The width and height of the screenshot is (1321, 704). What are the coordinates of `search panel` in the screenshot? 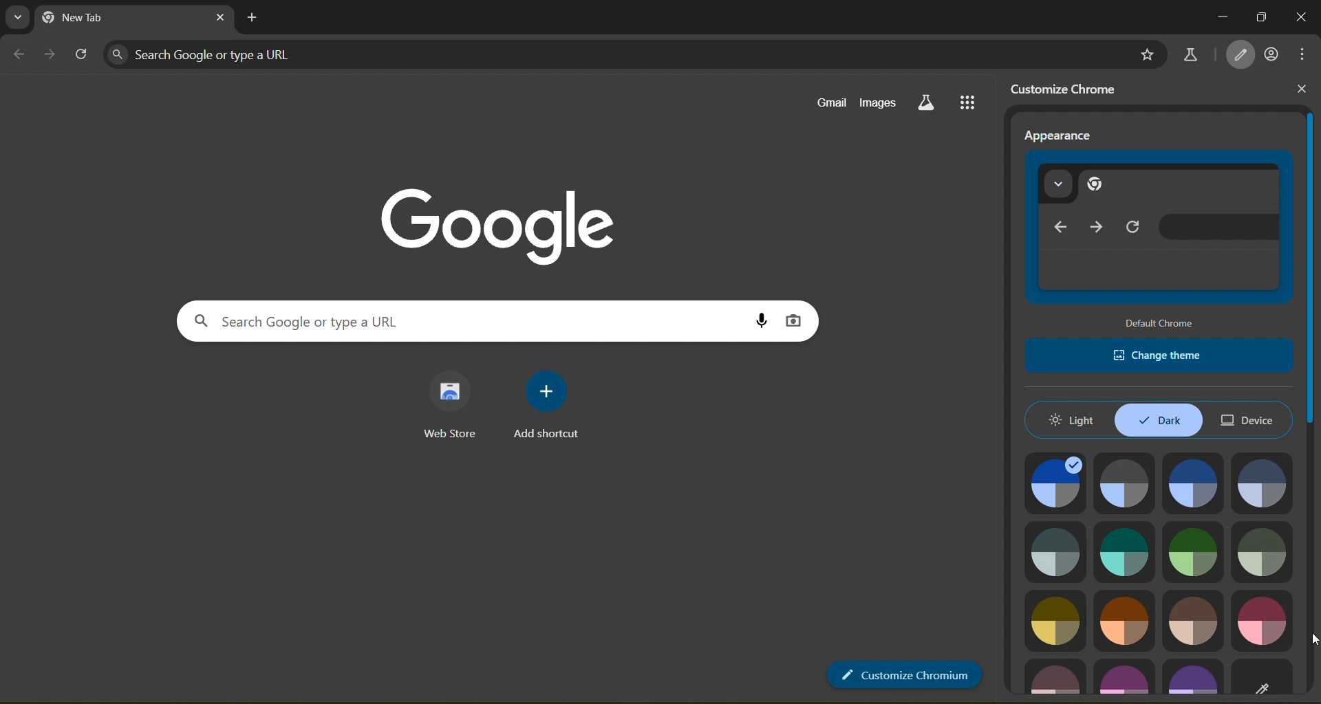 It's located at (283, 54).